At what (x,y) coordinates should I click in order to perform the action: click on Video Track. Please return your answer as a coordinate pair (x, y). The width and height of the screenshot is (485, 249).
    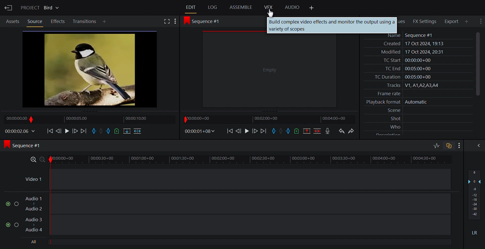
    Looking at the image, I should click on (235, 180).